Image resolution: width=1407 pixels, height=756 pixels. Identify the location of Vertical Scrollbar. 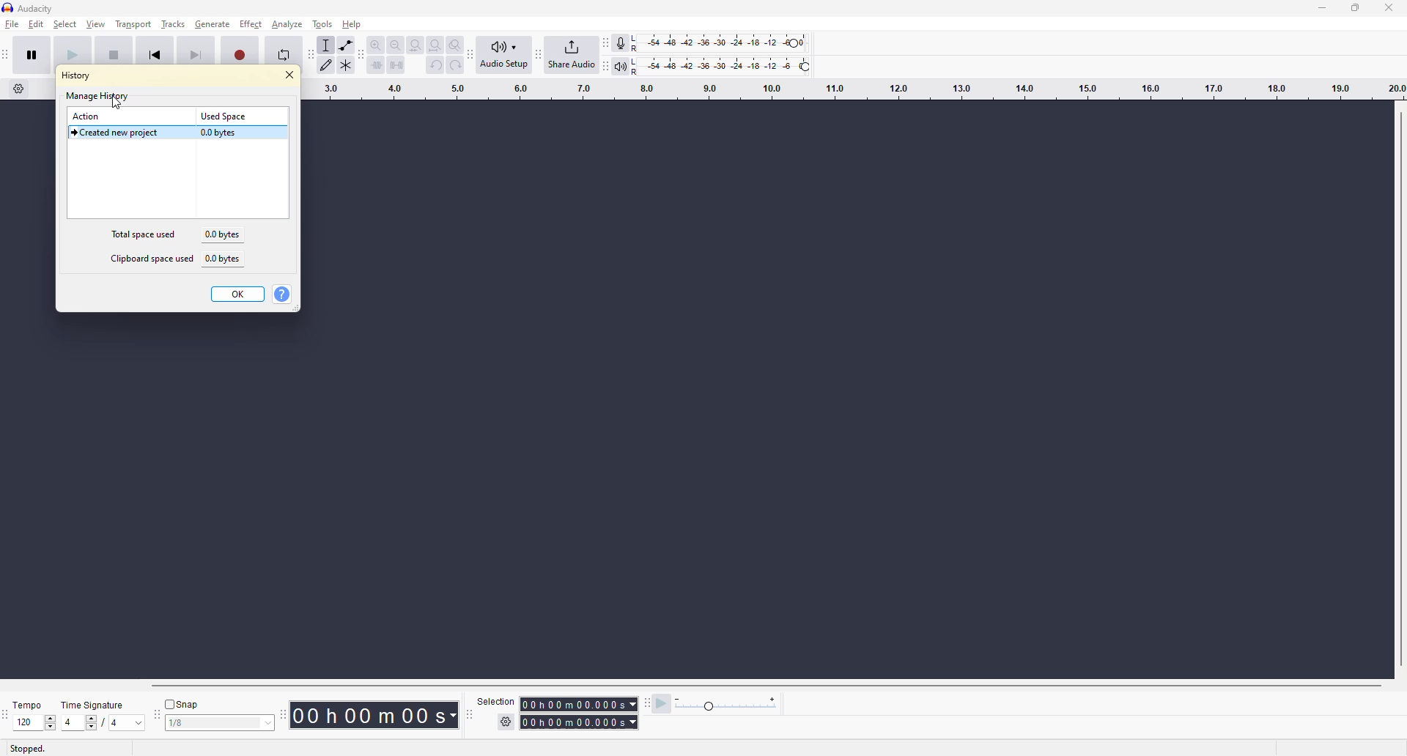
(1398, 385).